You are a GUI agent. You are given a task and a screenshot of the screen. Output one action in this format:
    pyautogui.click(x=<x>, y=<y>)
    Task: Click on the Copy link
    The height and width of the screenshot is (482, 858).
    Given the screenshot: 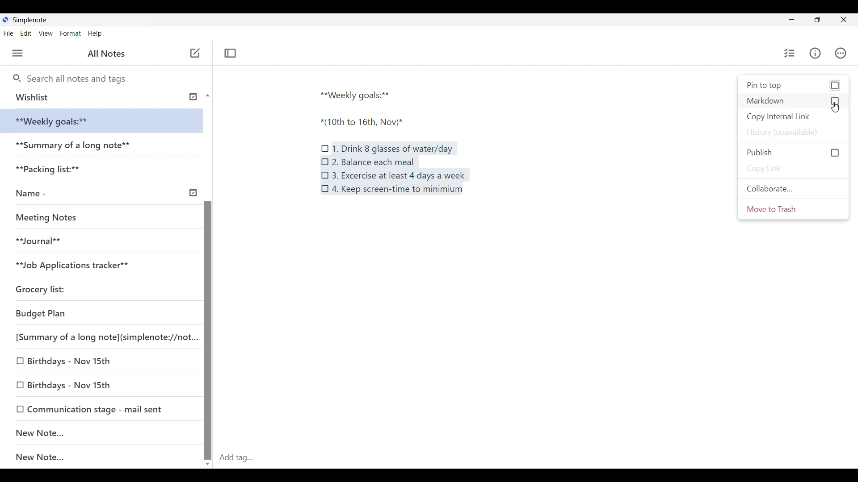 What is the action you would take?
    pyautogui.click(x=766, y=168)
    